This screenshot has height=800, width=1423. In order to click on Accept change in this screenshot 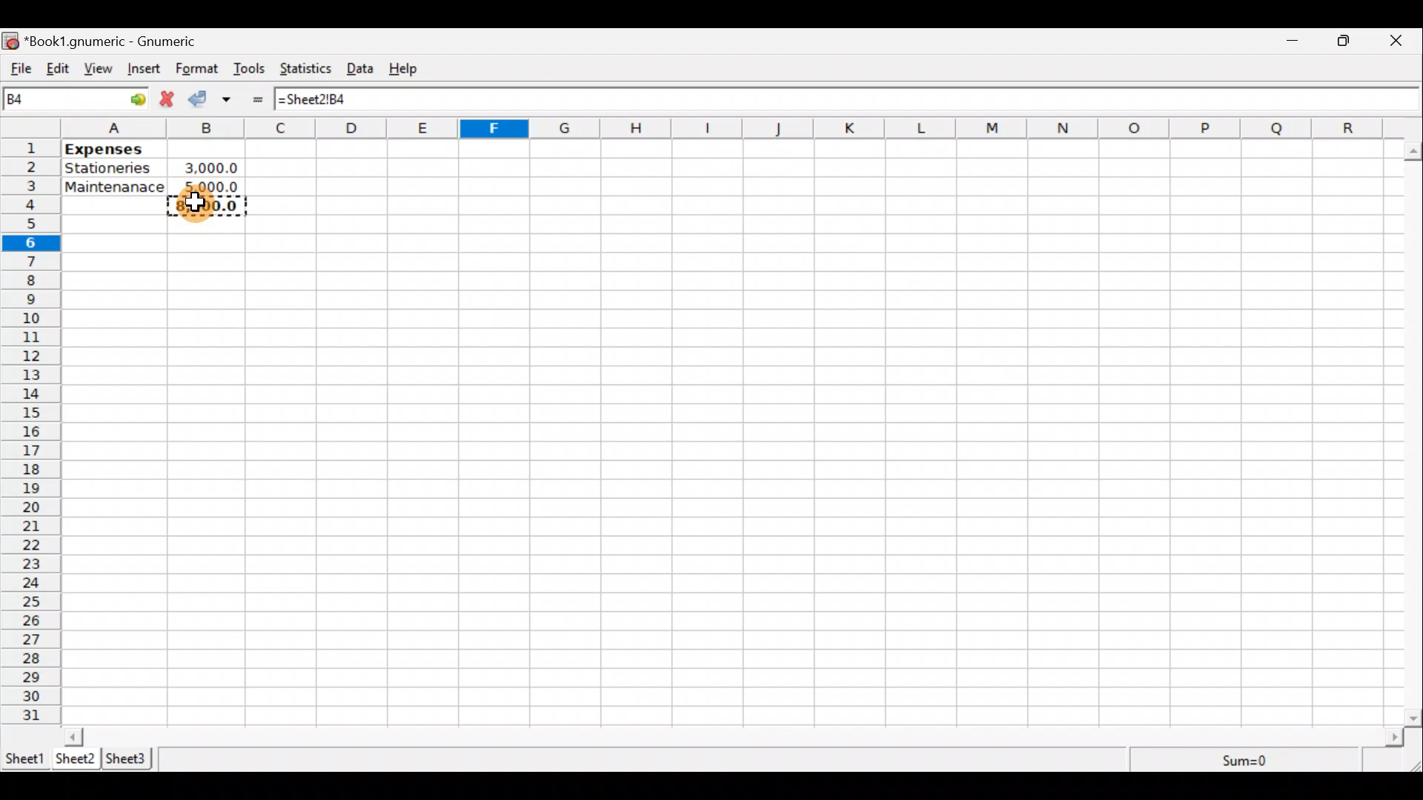, I will do `click(202, 100)`.